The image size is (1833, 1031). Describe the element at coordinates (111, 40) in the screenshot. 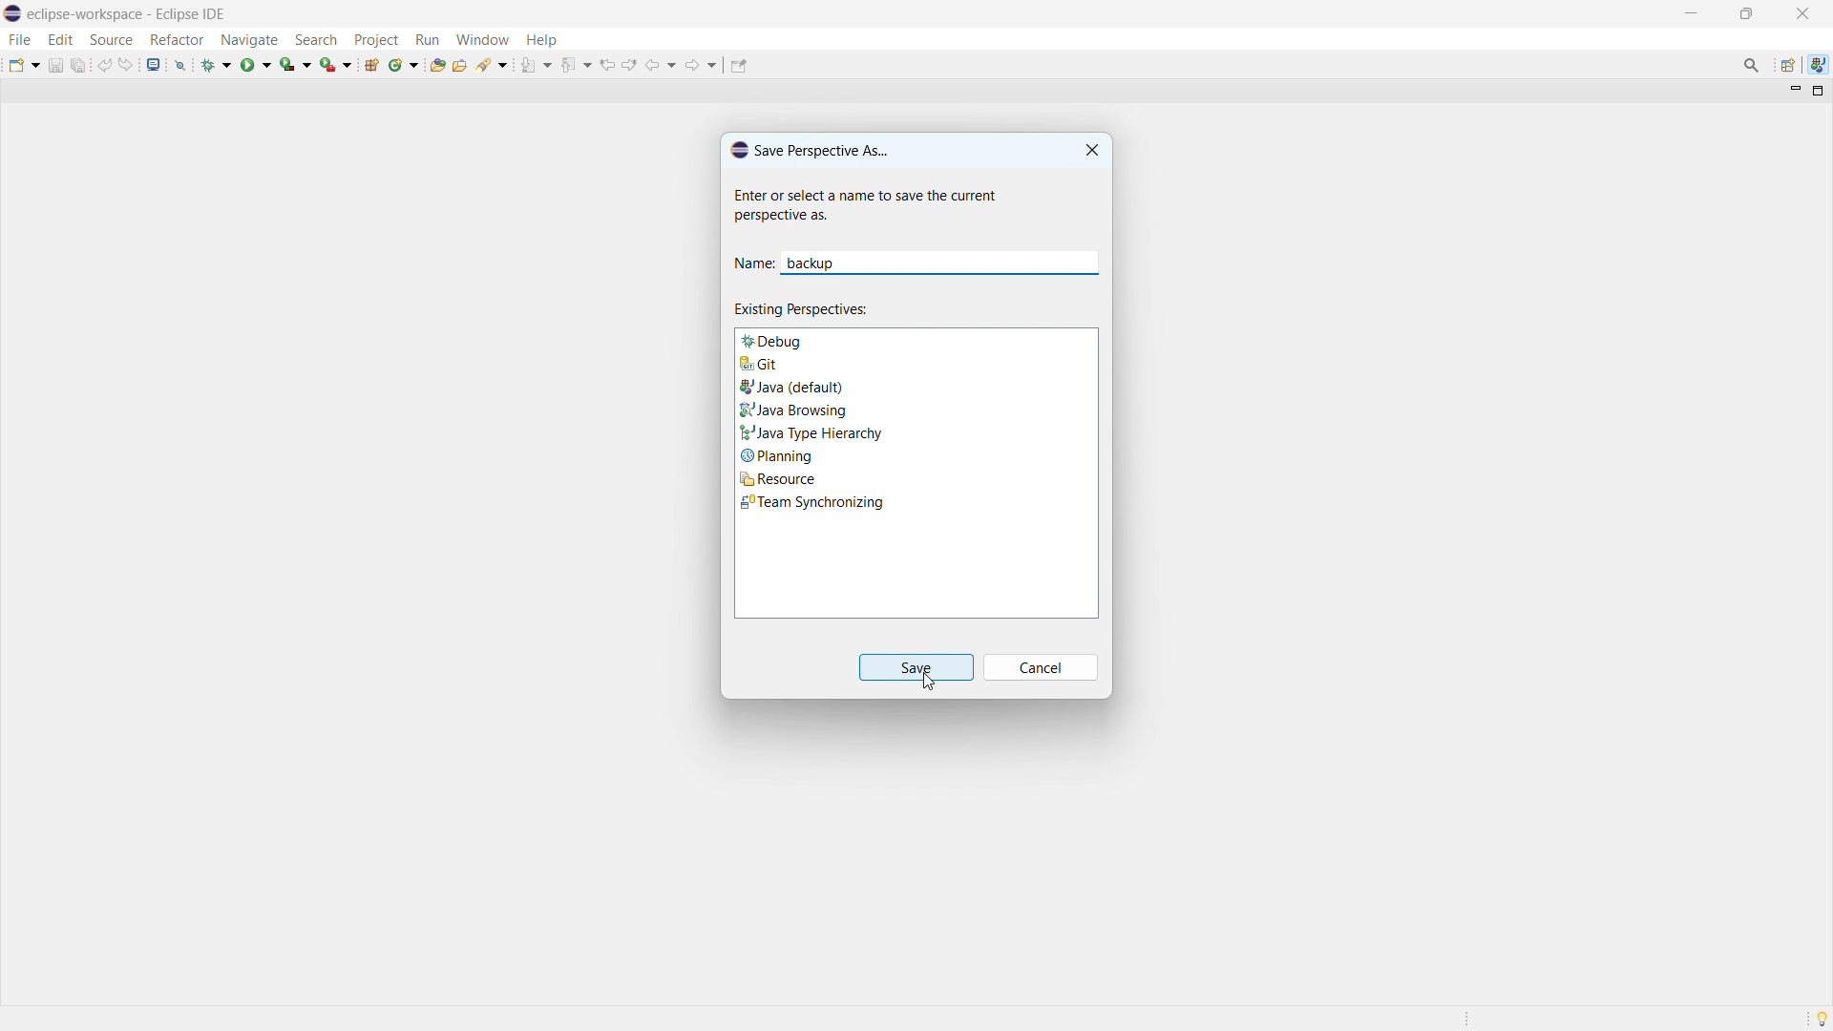

I see `source` at that location.